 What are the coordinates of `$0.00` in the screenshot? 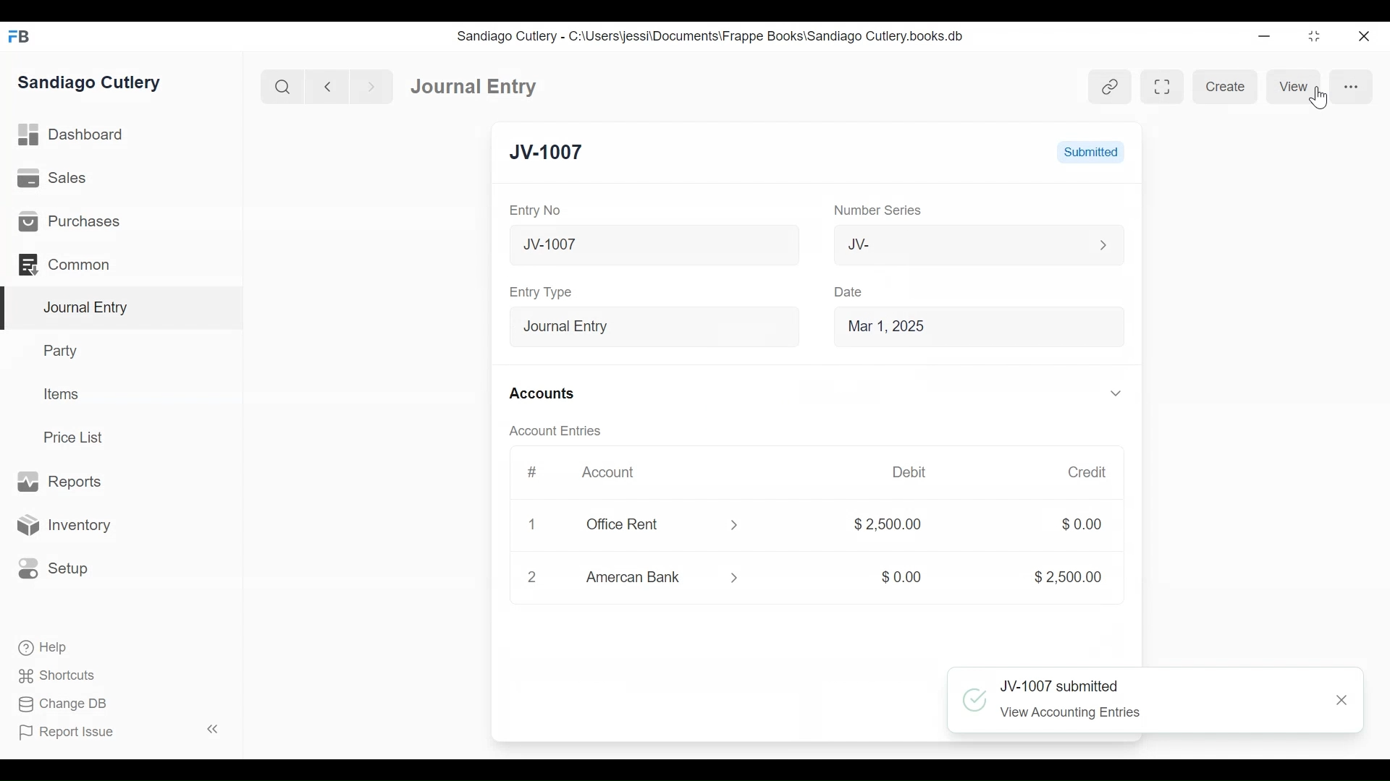 It's located at (1071, 525).